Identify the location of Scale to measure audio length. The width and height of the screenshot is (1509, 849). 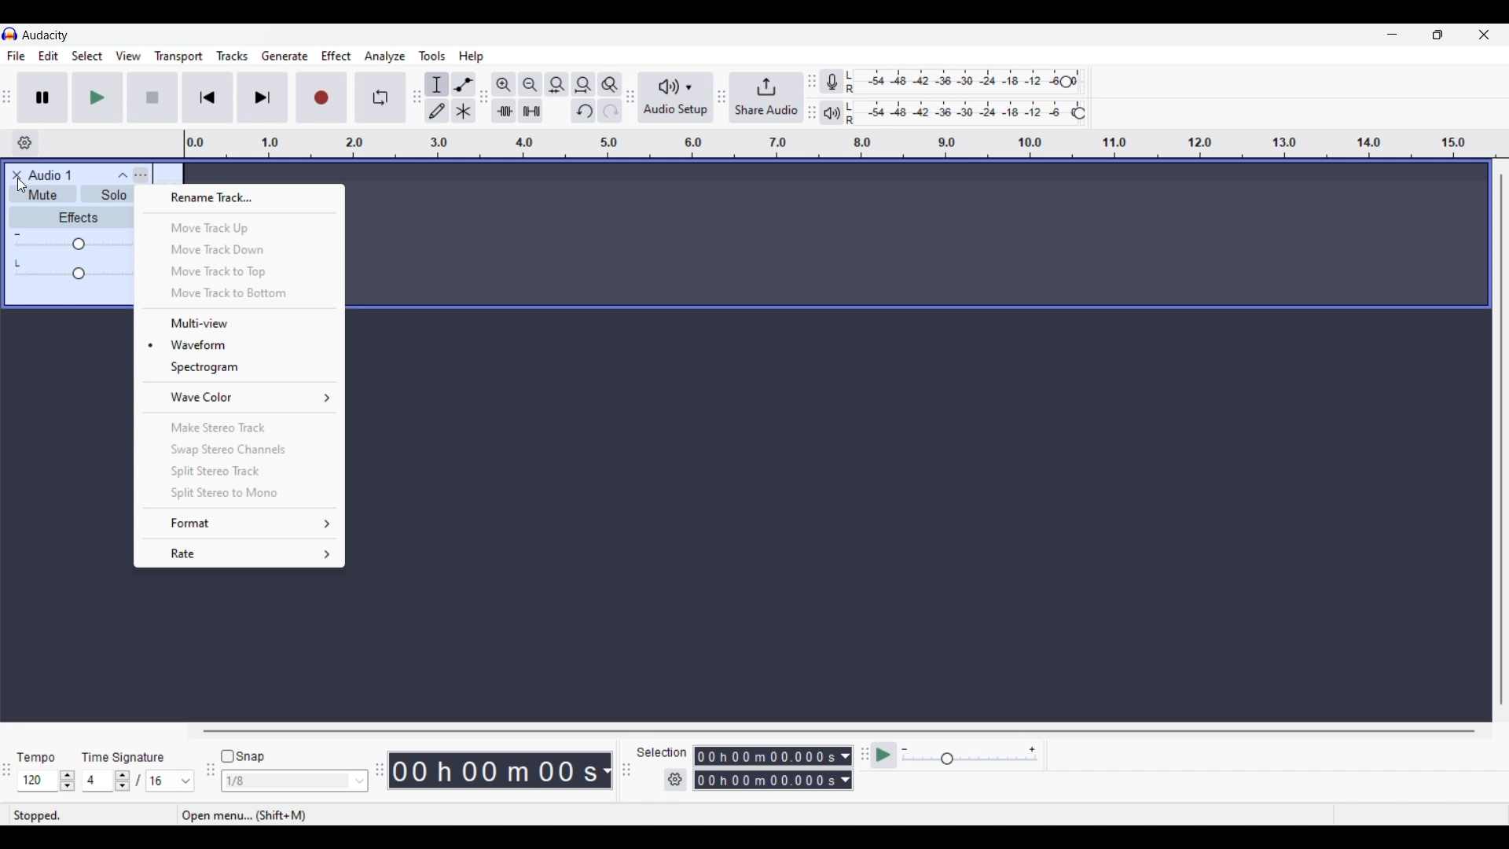
(846, 144).